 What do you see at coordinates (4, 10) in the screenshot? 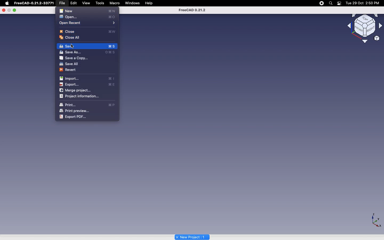
I see `Close` at bounding box center [4, 10].